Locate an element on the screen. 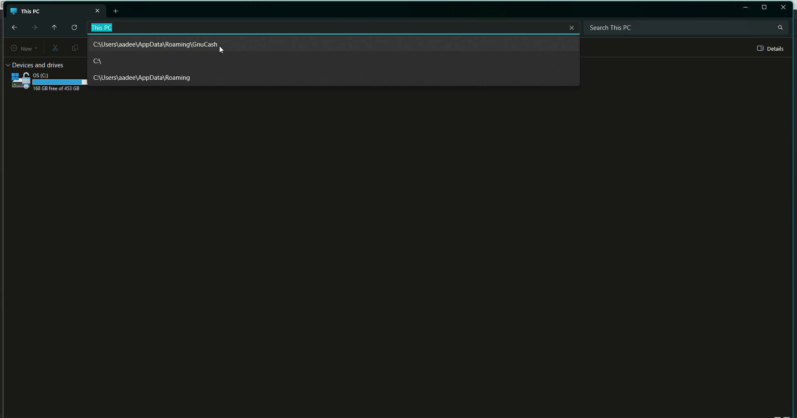  Forward is located at coordinates (34, 27).